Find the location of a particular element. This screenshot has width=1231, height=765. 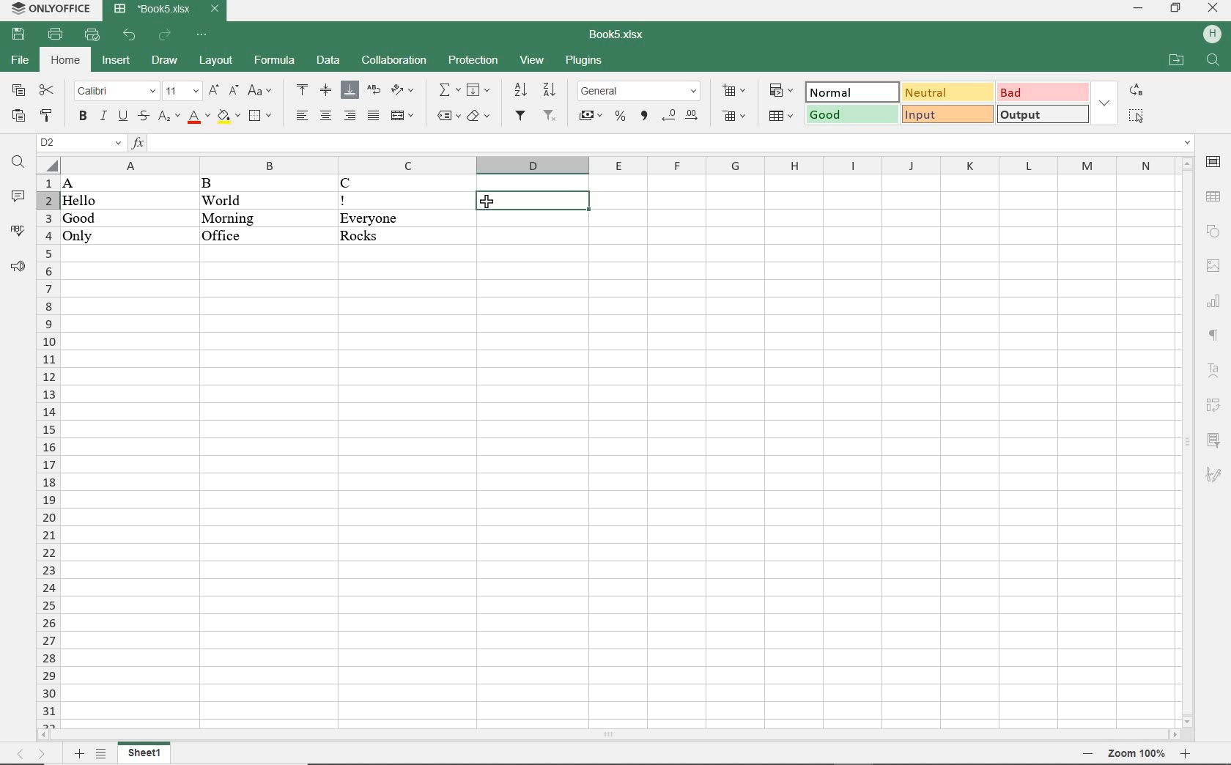

pivot table is located at coordinates (1214, 406).